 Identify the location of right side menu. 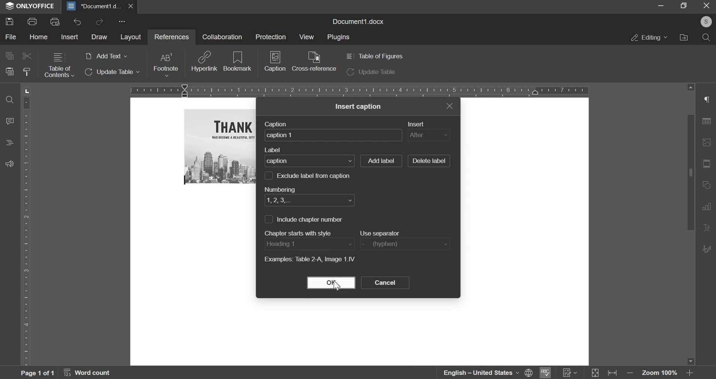
(708, 101).